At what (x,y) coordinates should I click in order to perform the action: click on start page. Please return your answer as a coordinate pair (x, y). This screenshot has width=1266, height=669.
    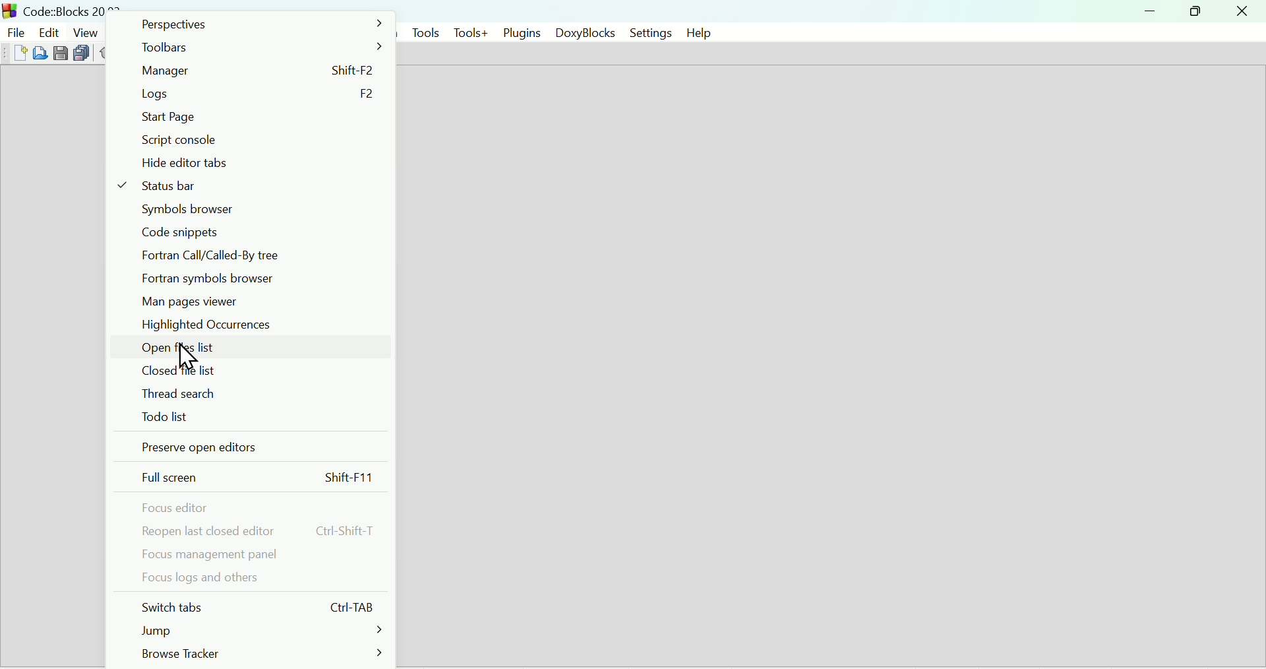
    Looking at the image, I should click on (256, 117).